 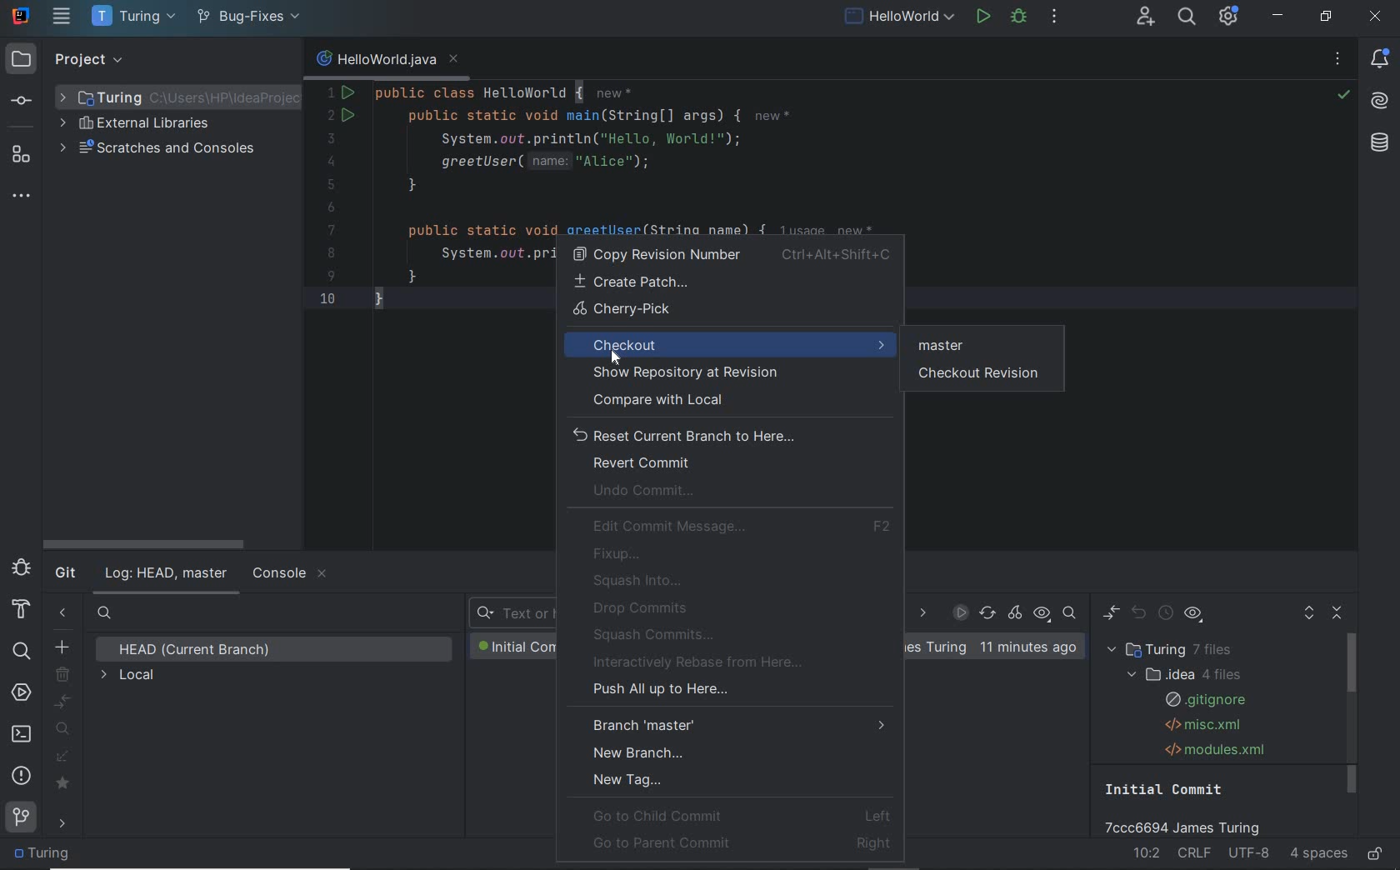 What do you see at coordinates (22, 821) in the screenshot?
I see `git` at bounding box center [22, 821].